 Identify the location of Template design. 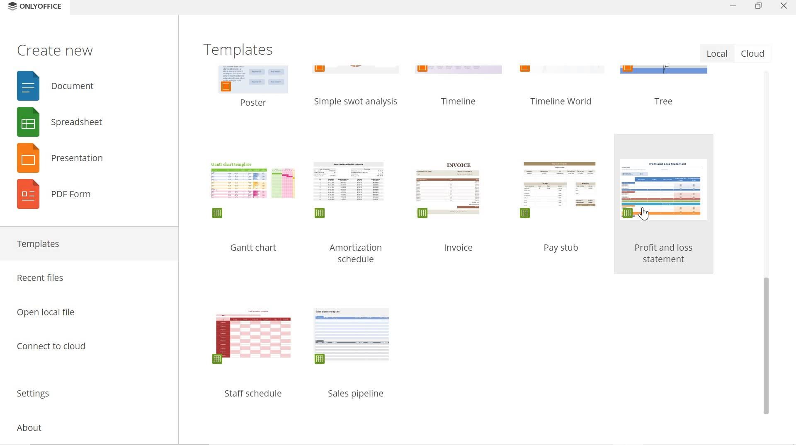
(449, 190).